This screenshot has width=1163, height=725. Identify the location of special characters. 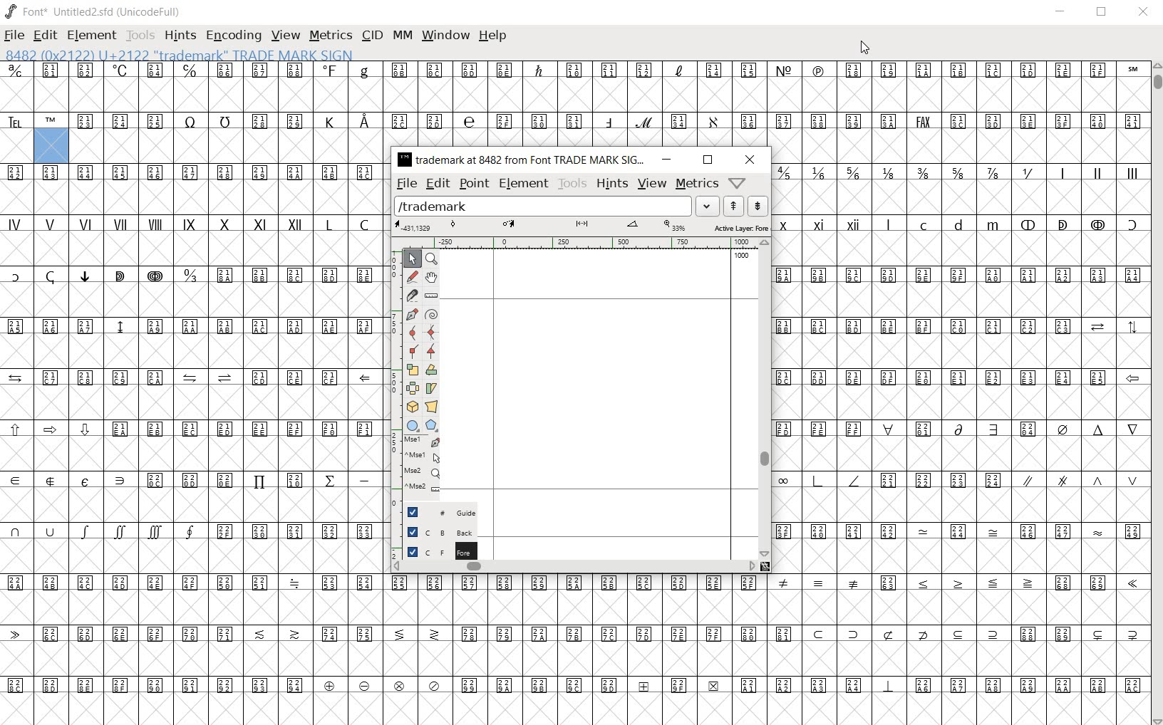
(103, 291).